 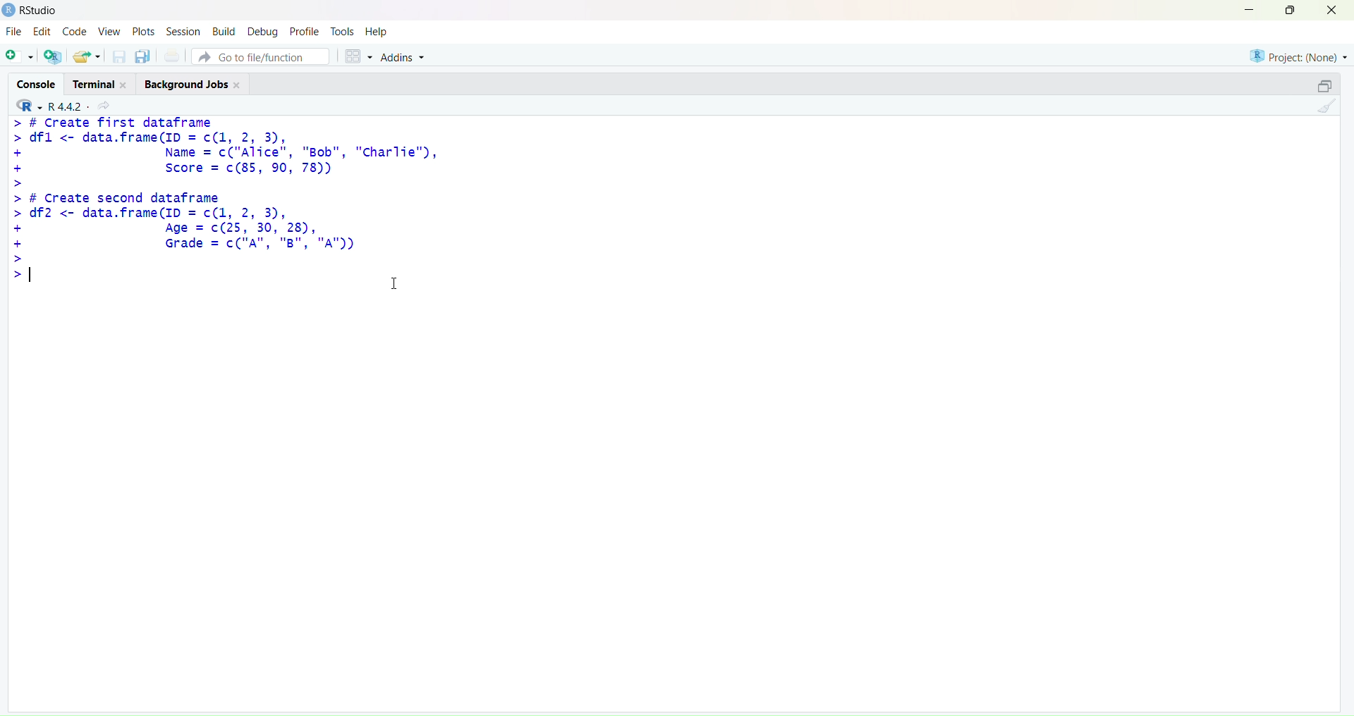 What do you see at coordinates (144, 57) in the screenshot?
I see `save all open document` at bounding box center [144, 57].